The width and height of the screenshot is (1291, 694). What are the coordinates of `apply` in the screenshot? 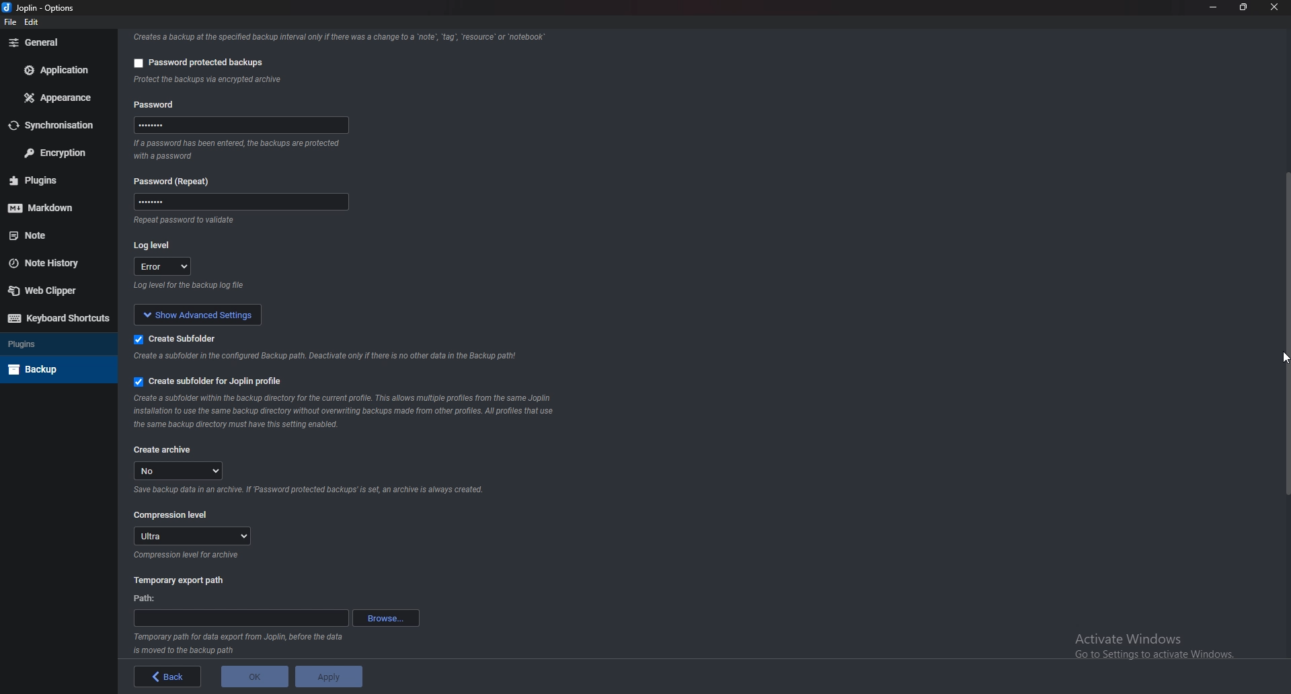 It's located at (329, 677).